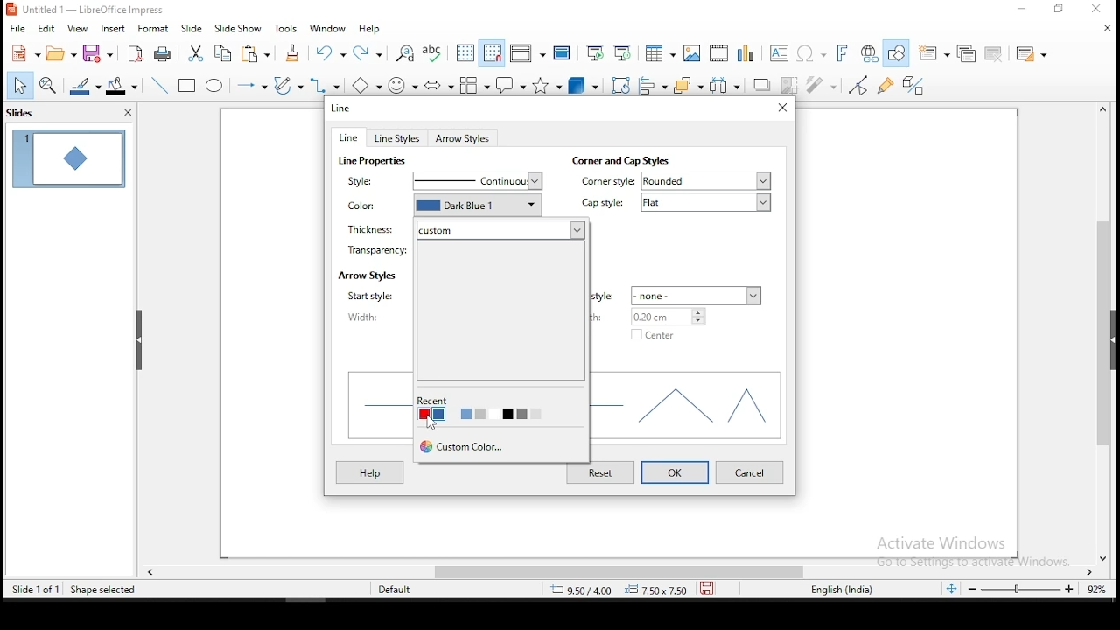 This screenshot has width=1120, height=630. Describe the element at coordinates (288, 86) in the screenshot. I see `curves and polygons` at that location.